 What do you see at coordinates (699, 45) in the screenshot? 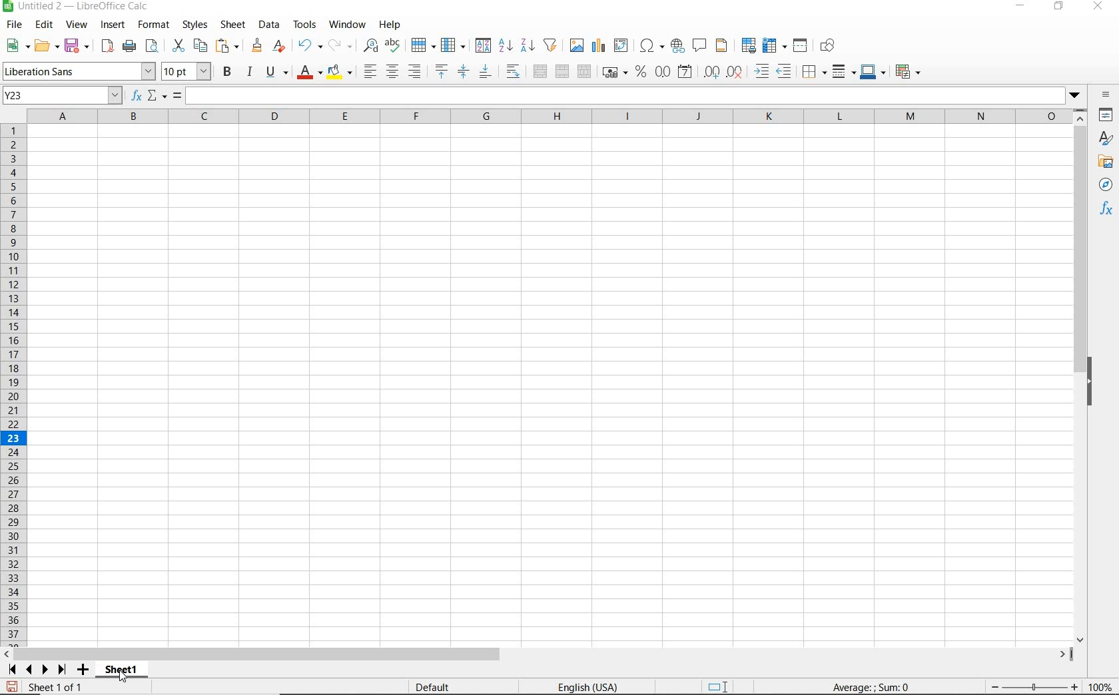
I see `INSERT COMMENT` at bounding box center [699, 45].